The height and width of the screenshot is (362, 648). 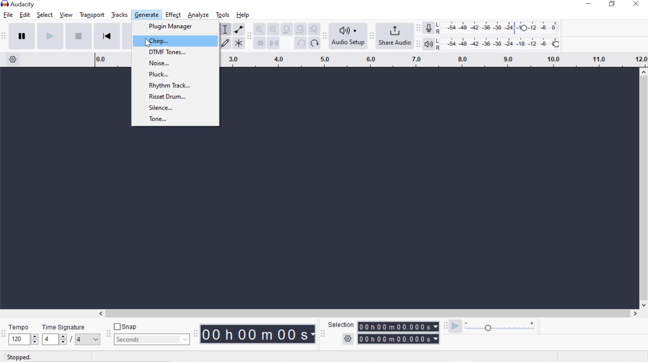 What do you see at coordinates (175, 53) in the screenshot?
I see `DTMF Tones` at bounding box center [175, 53].